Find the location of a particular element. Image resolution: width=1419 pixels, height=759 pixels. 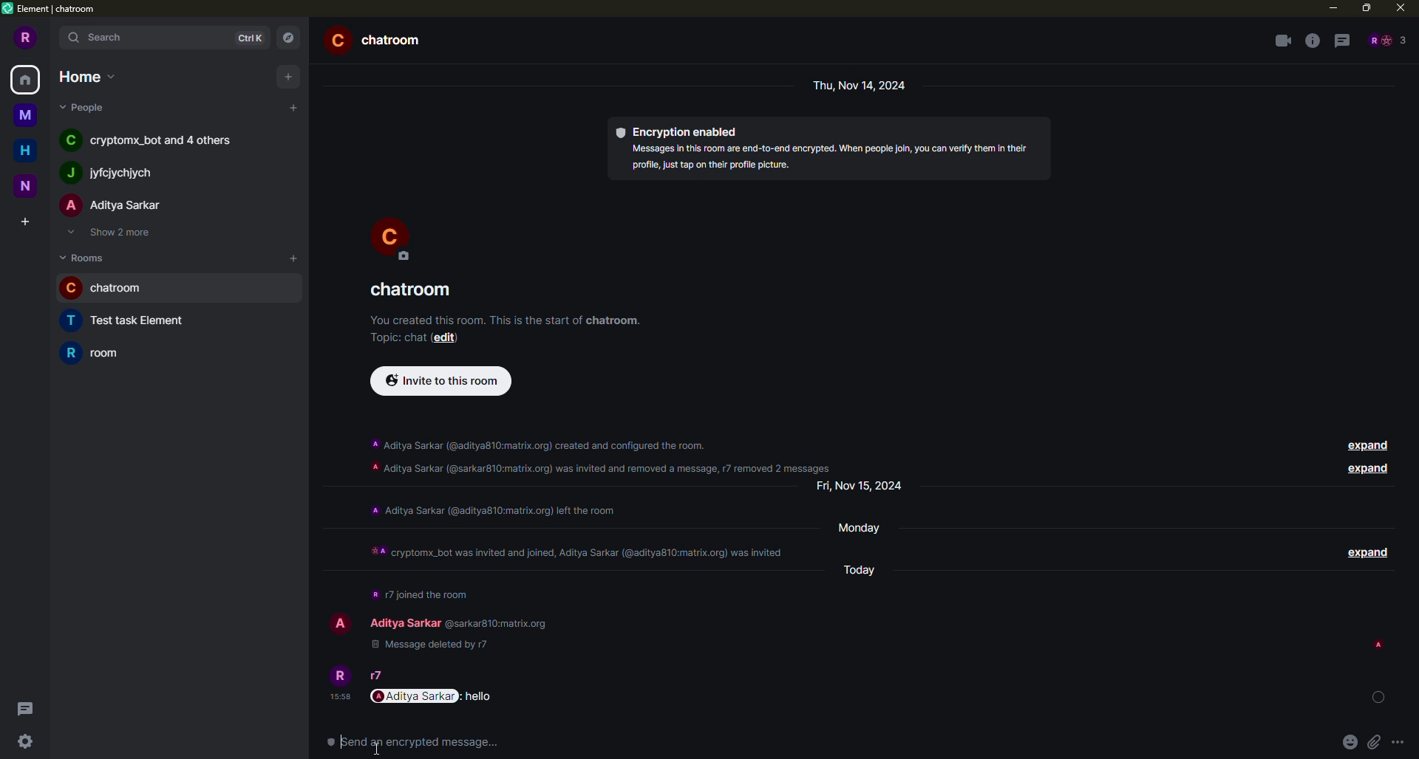

r7 is located at coordinates (375, 673).